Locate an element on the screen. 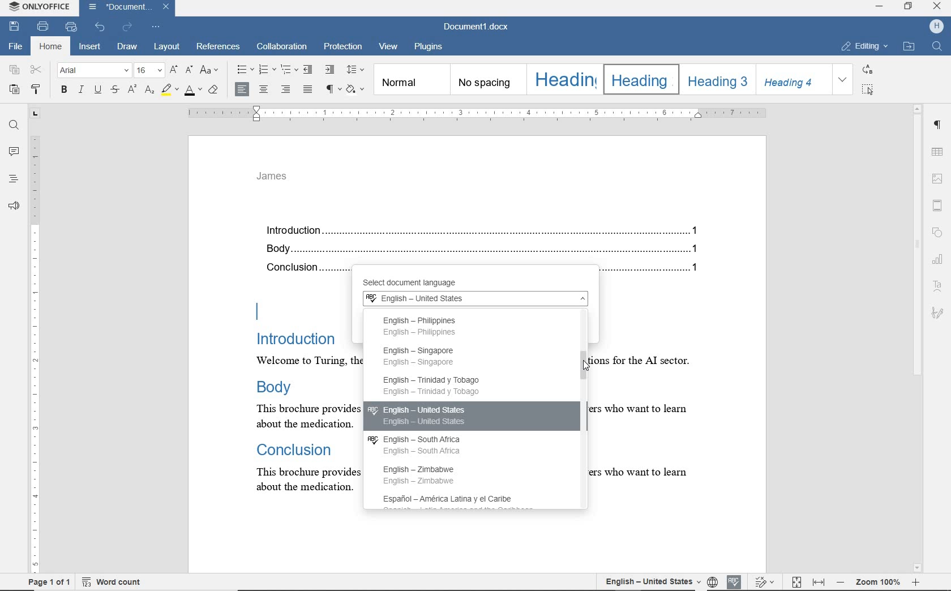 The image size is (951, 591). highlight color is located at coordinates (169, 90).